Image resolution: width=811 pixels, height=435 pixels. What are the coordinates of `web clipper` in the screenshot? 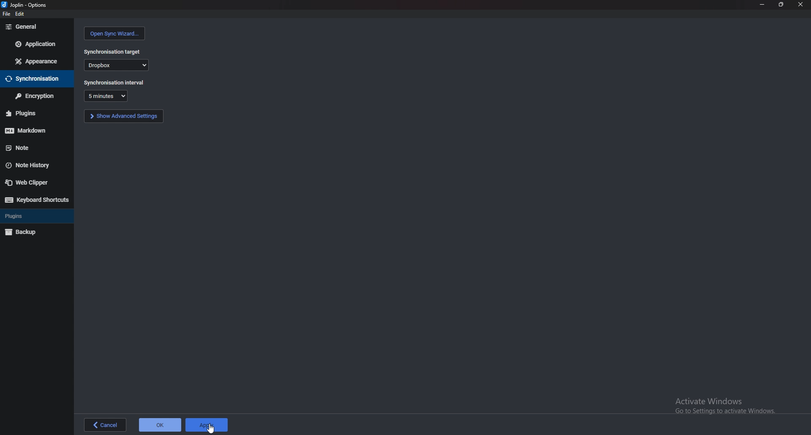 It's located at (32, 183).